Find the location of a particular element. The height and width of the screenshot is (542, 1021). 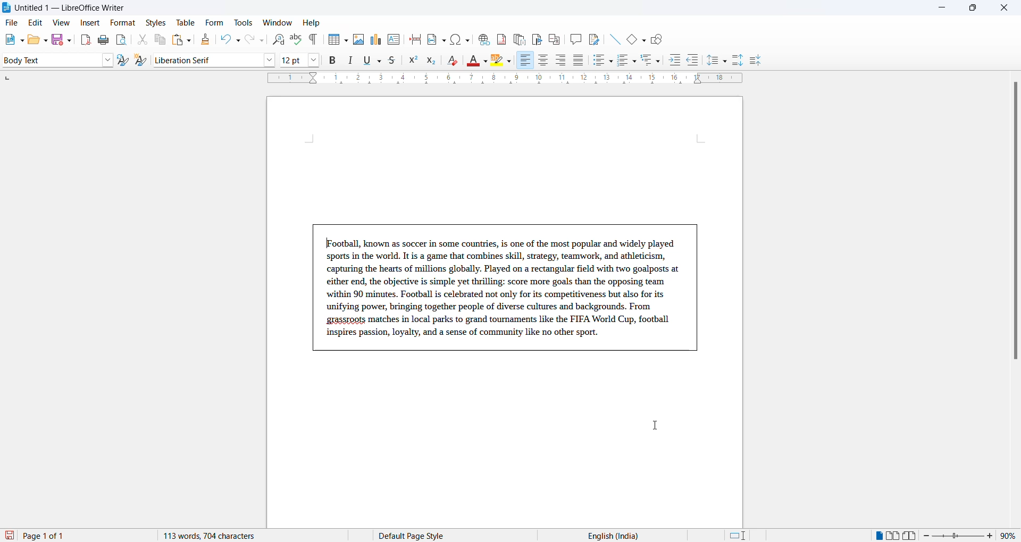

update selected style is located at coordinates (125, 61).